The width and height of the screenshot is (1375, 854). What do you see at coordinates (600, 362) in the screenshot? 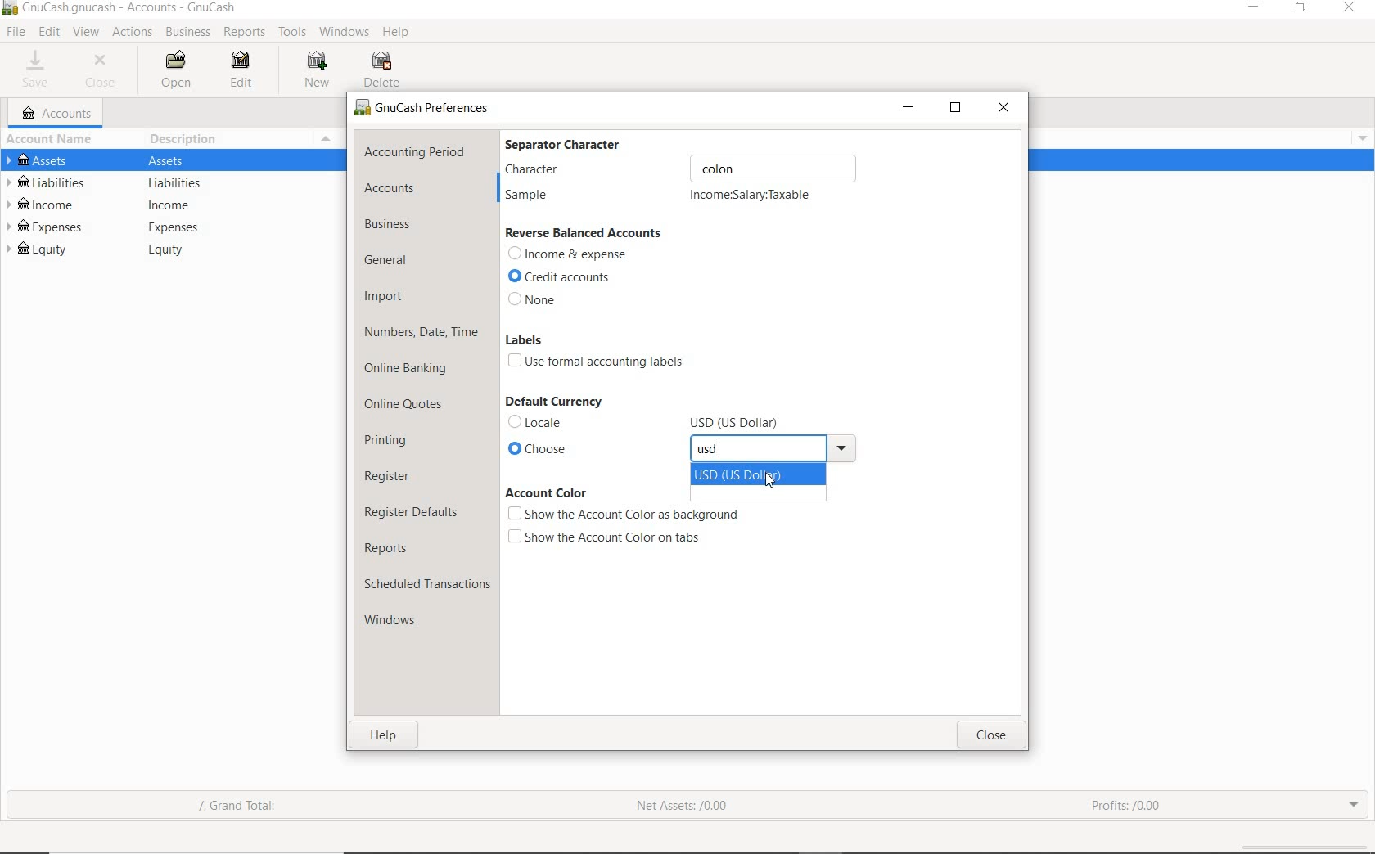
I see `use formal accounting labels` at bounding box center [600, 362].